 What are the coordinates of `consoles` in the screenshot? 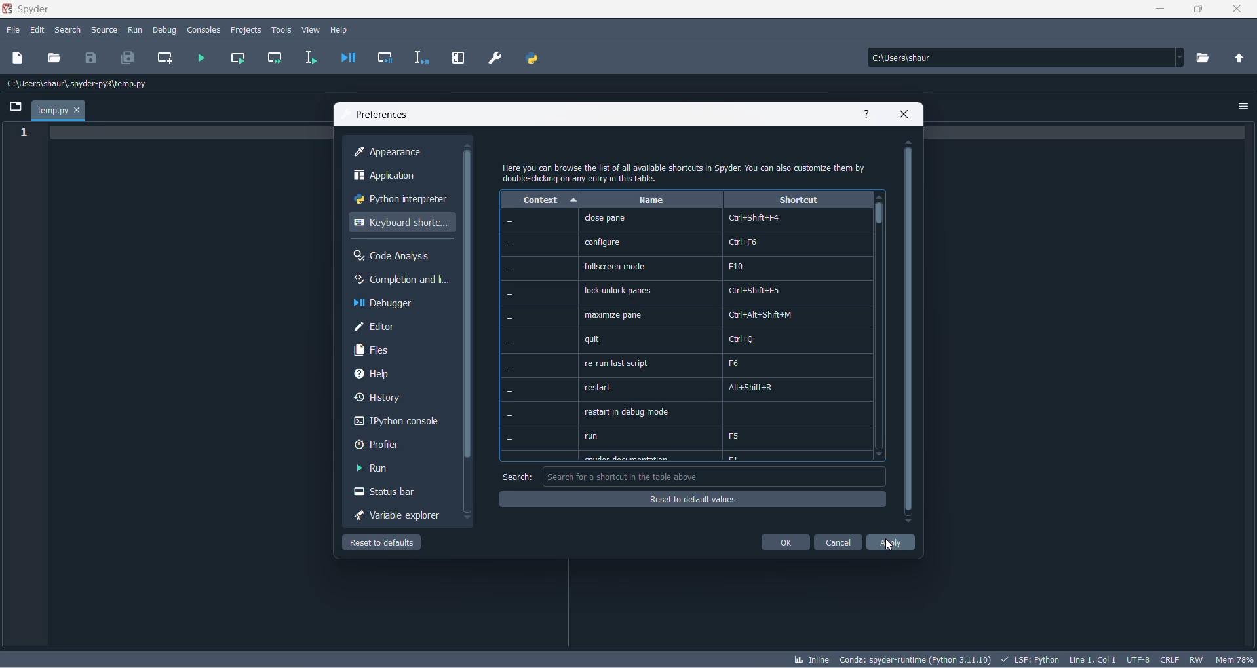 It's located at (204, 29).